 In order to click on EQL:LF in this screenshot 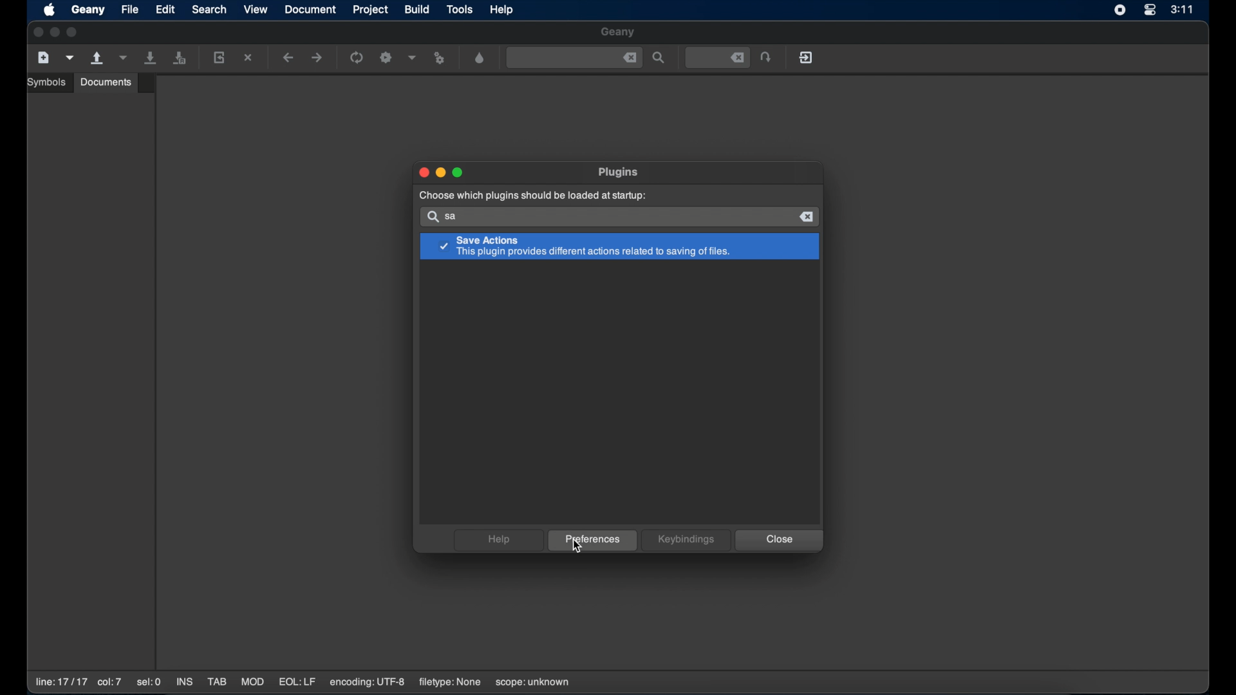, I will do `click(297, 682)`.